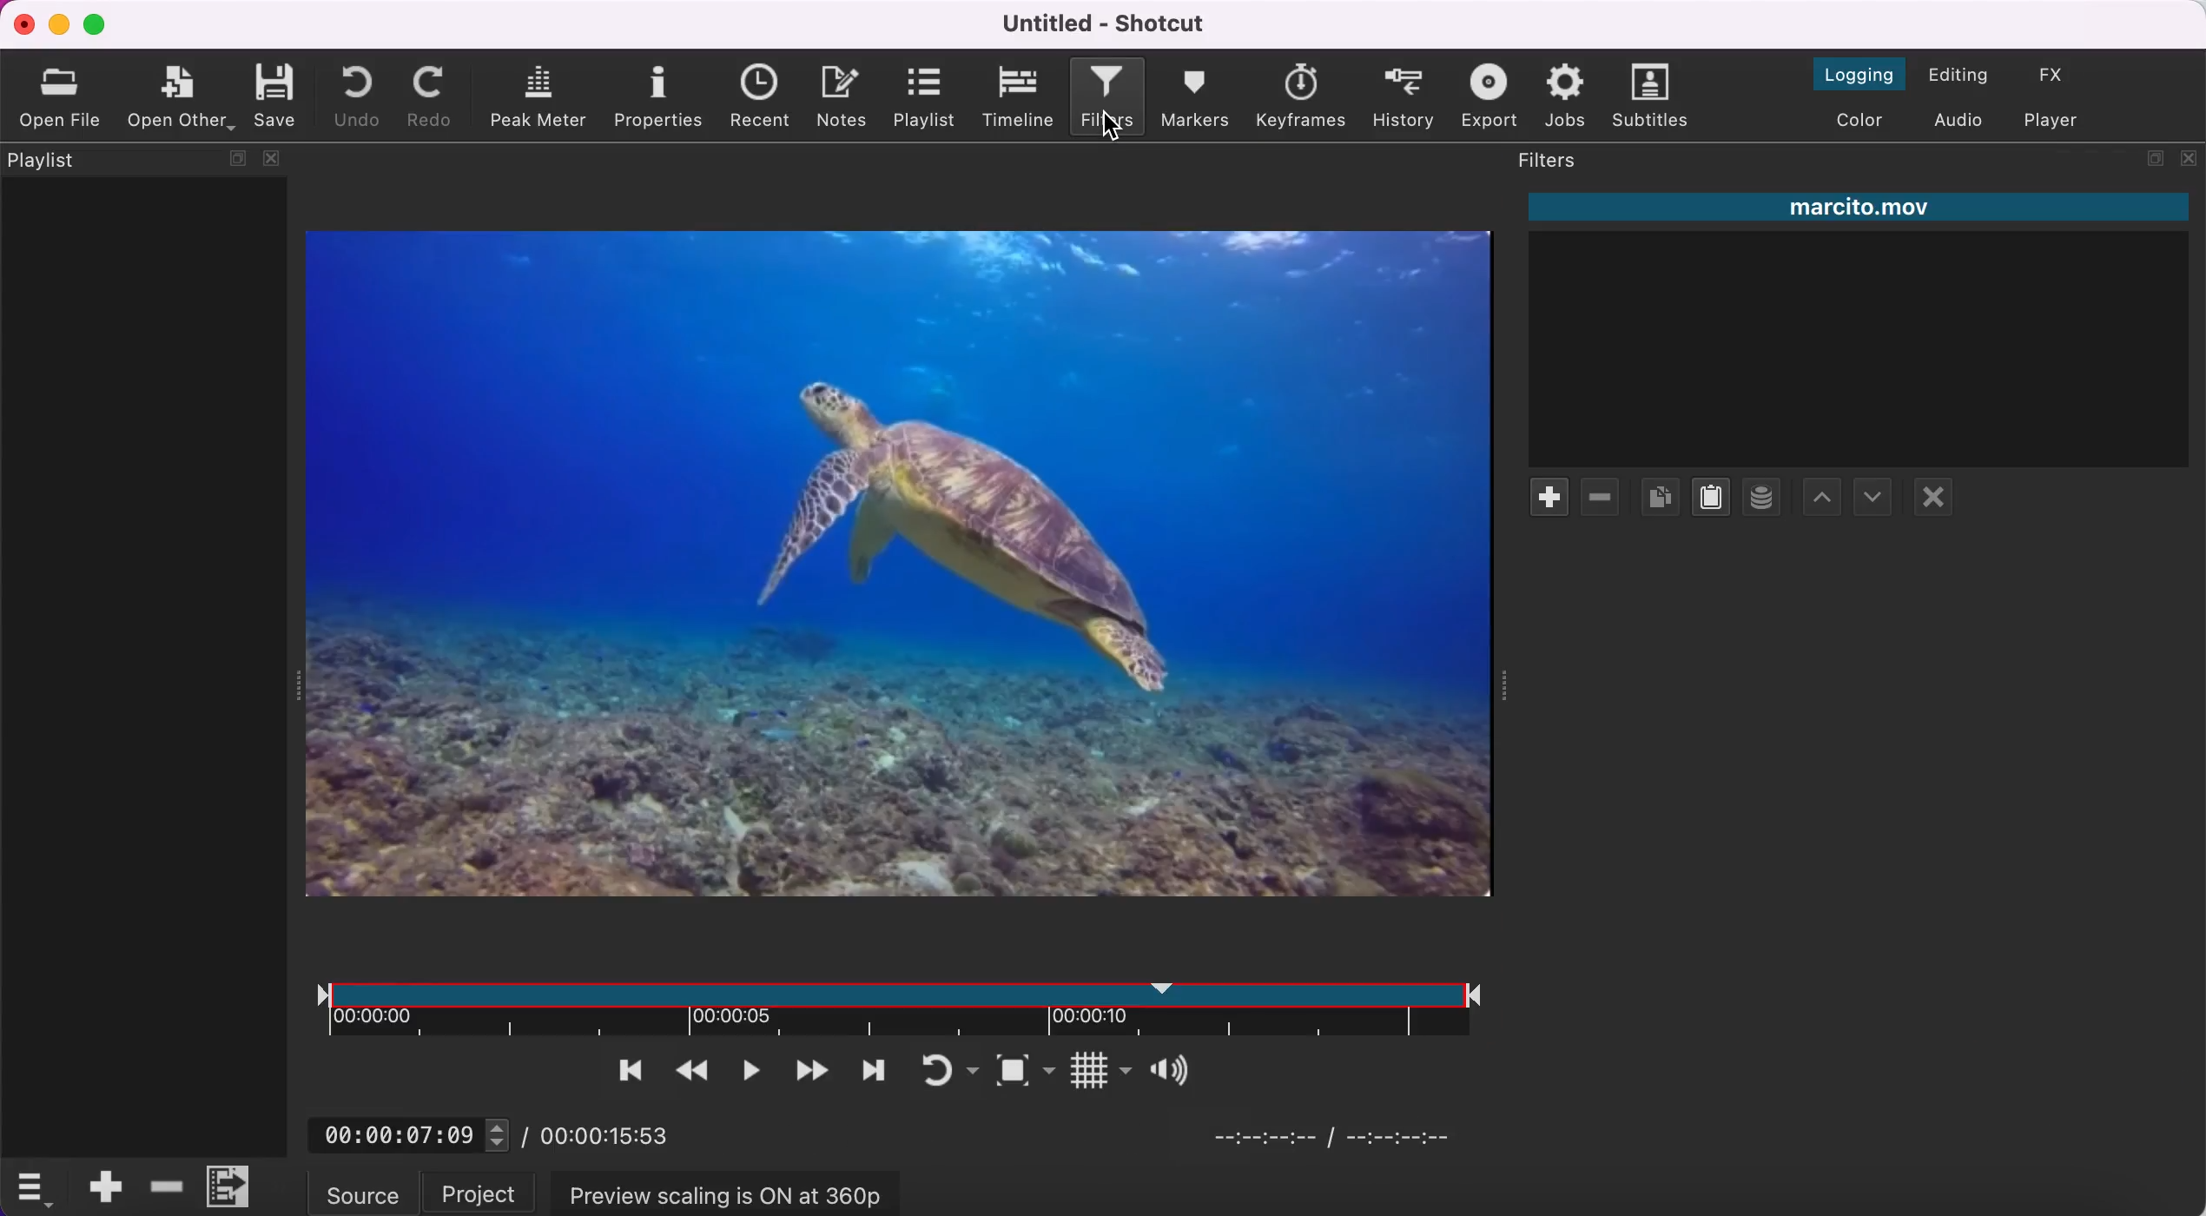 This screenshot has height=1216, width=2206. Describe the element at coordinates (1964, 75) in the screenshot. I see `switch to the editing layout` at that location.